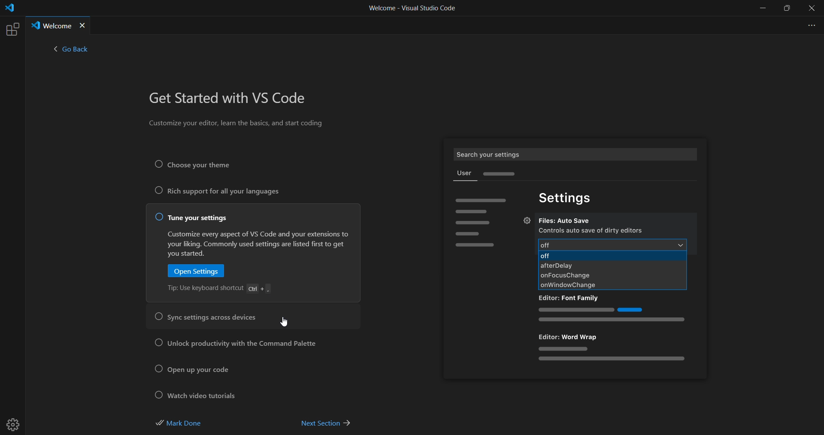 The image size is (824, 435). I want to click on settings, so click(566, 198).